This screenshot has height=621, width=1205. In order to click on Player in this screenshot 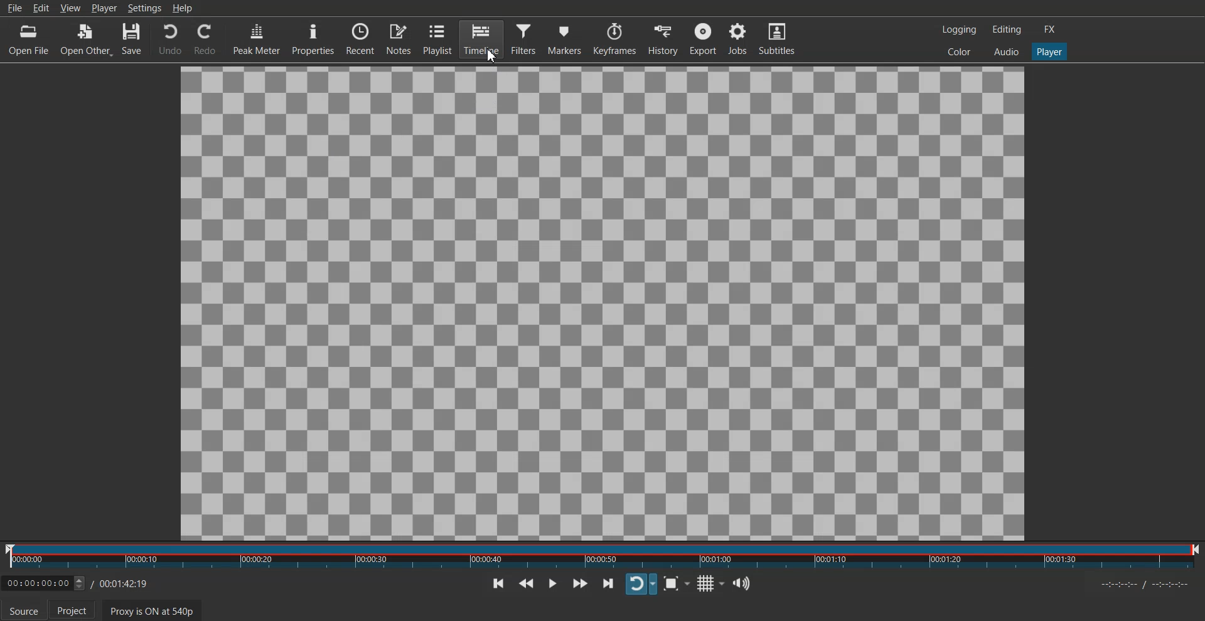, I will do `click(1050, 52)`.